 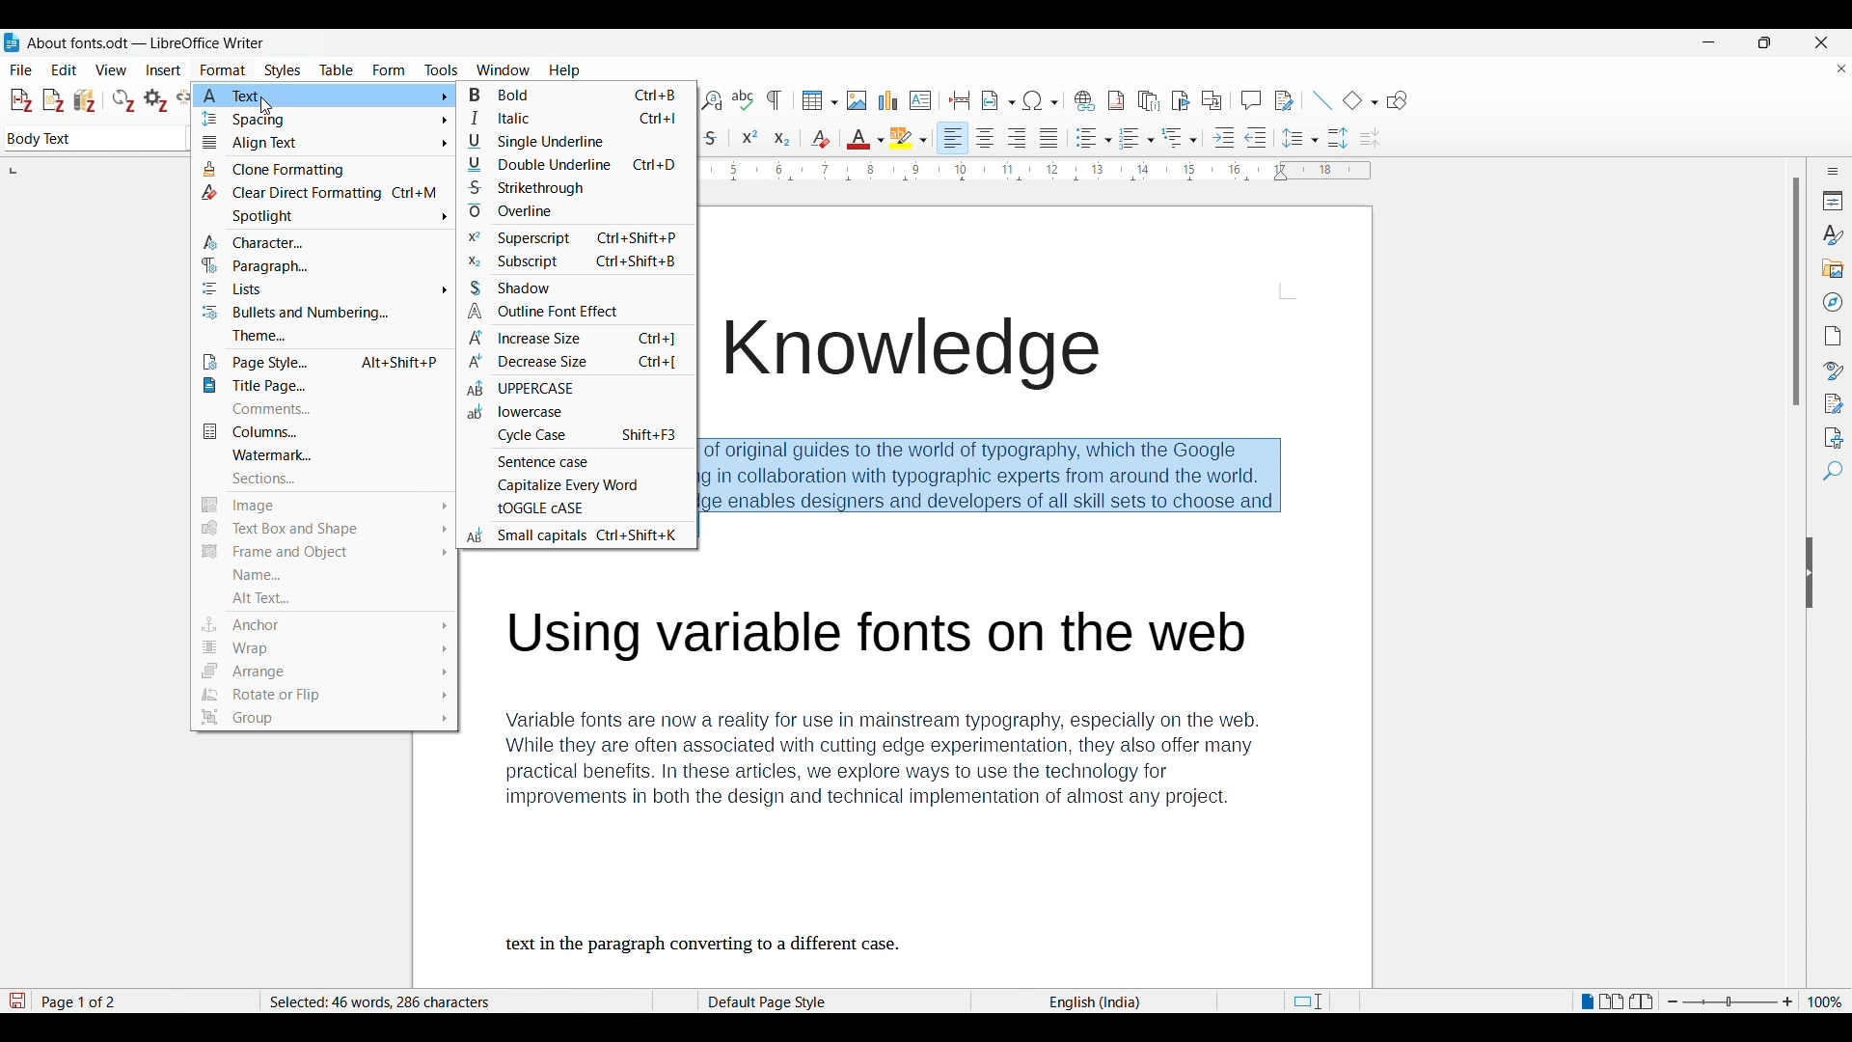 What do you see at coordinates (1730, 1001) in the screenshot?
I see `Zoom slider` at bounding box center [1730, 1001].